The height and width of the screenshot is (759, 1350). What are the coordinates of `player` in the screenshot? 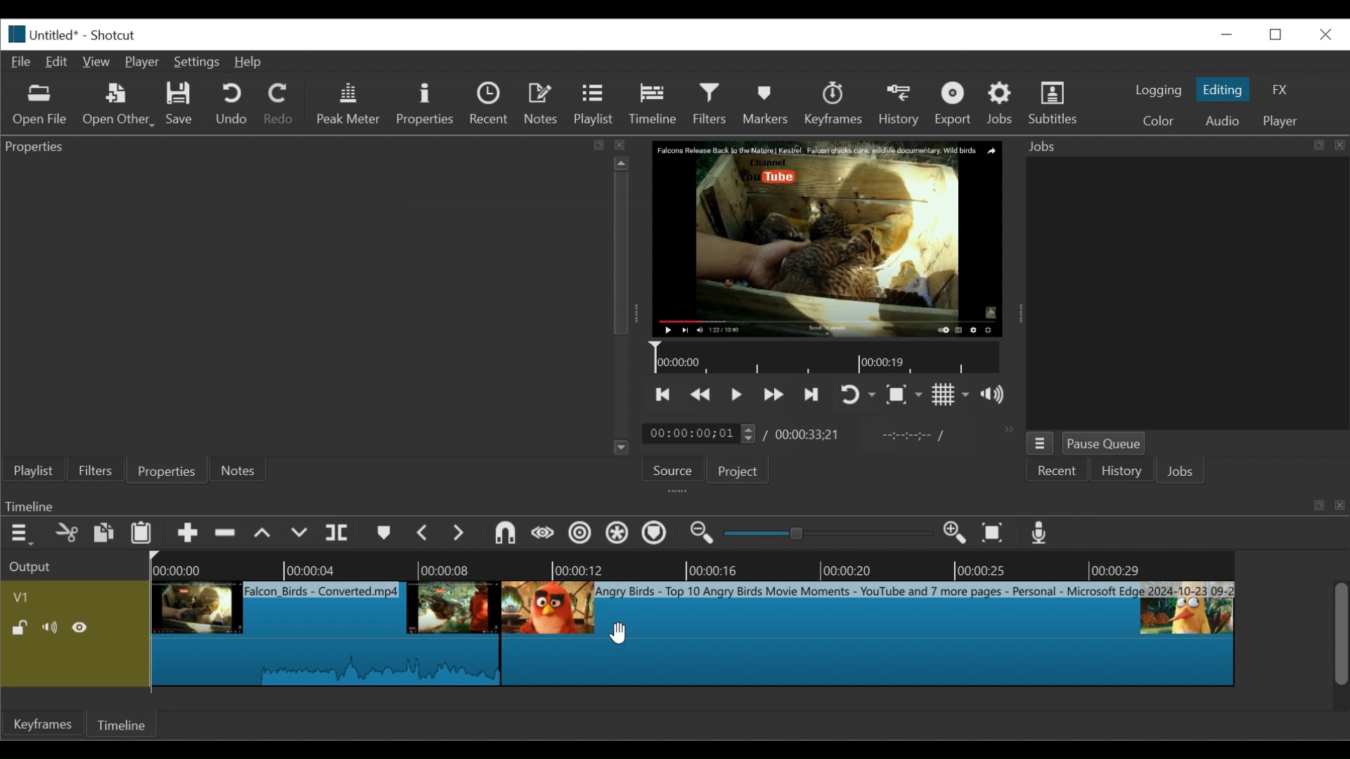 It's located at (1281, 121).